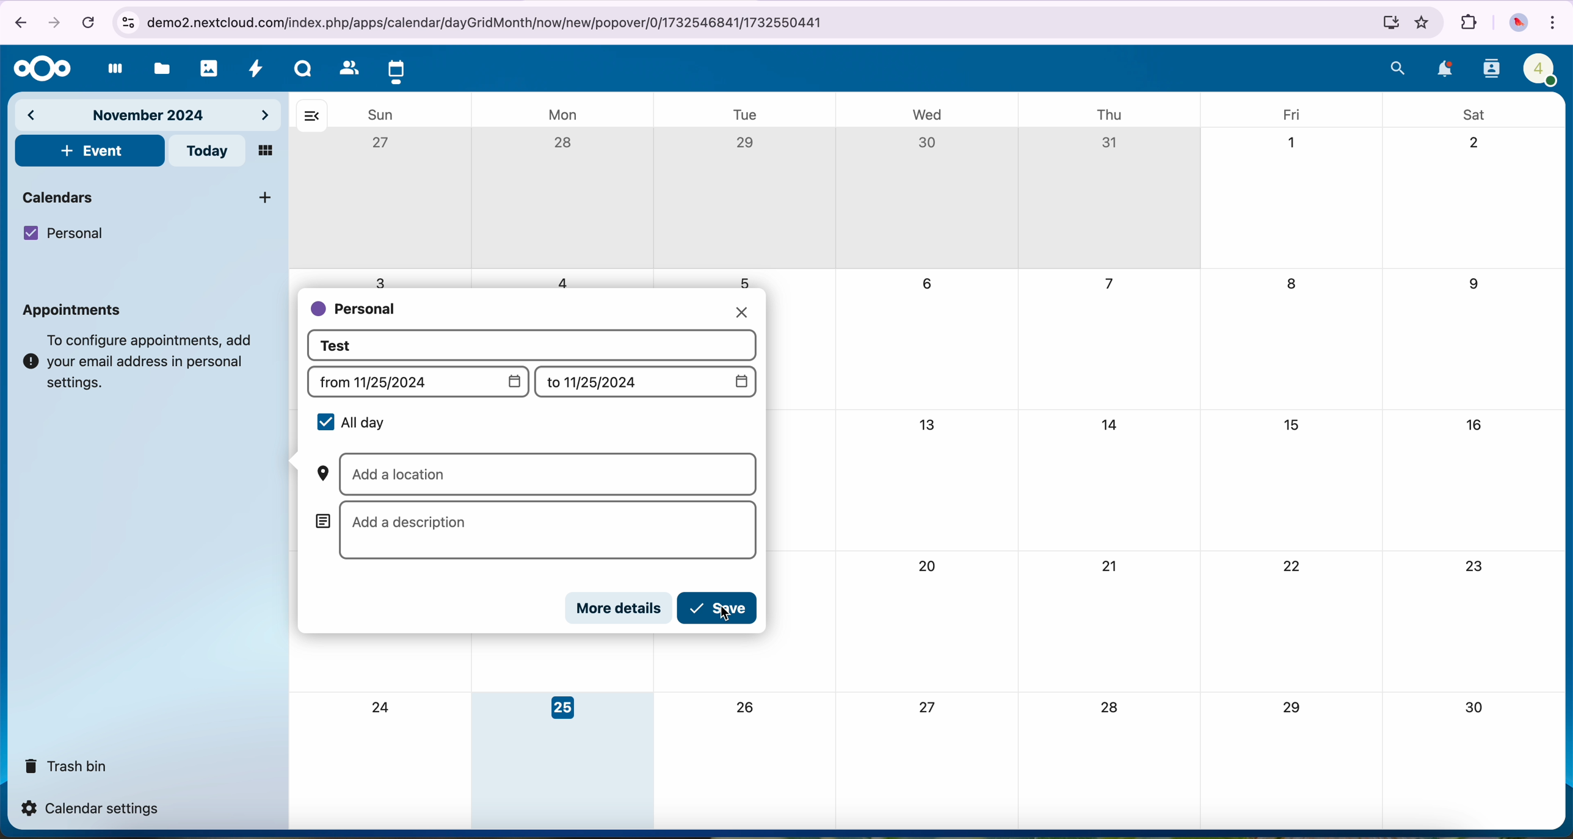  What do you see at coordinates (1489, 70) in the screenshot?
I see `contacts` at bounding box center [1489, 70].